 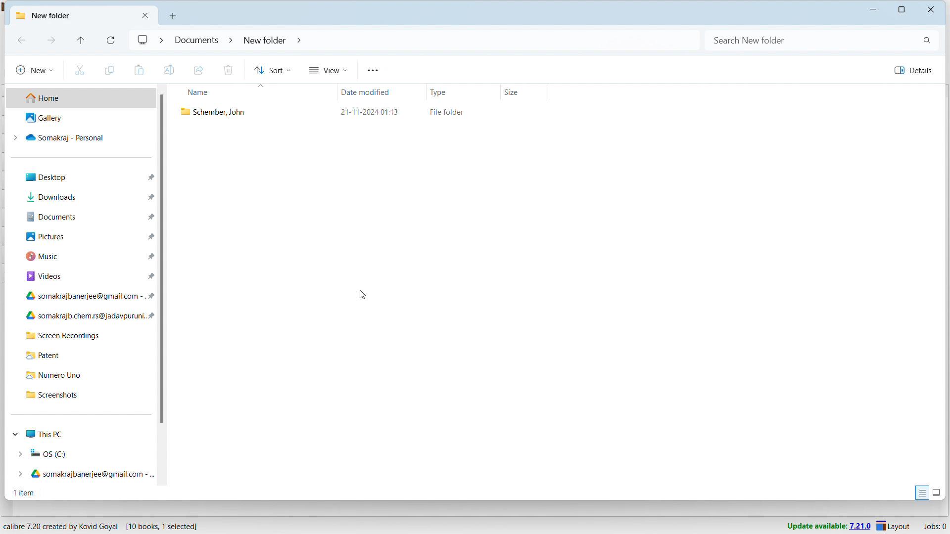 What do you see at coordinates (878, 7) in the screenshot?
I see `minimize` at bounding box center [878, 7].